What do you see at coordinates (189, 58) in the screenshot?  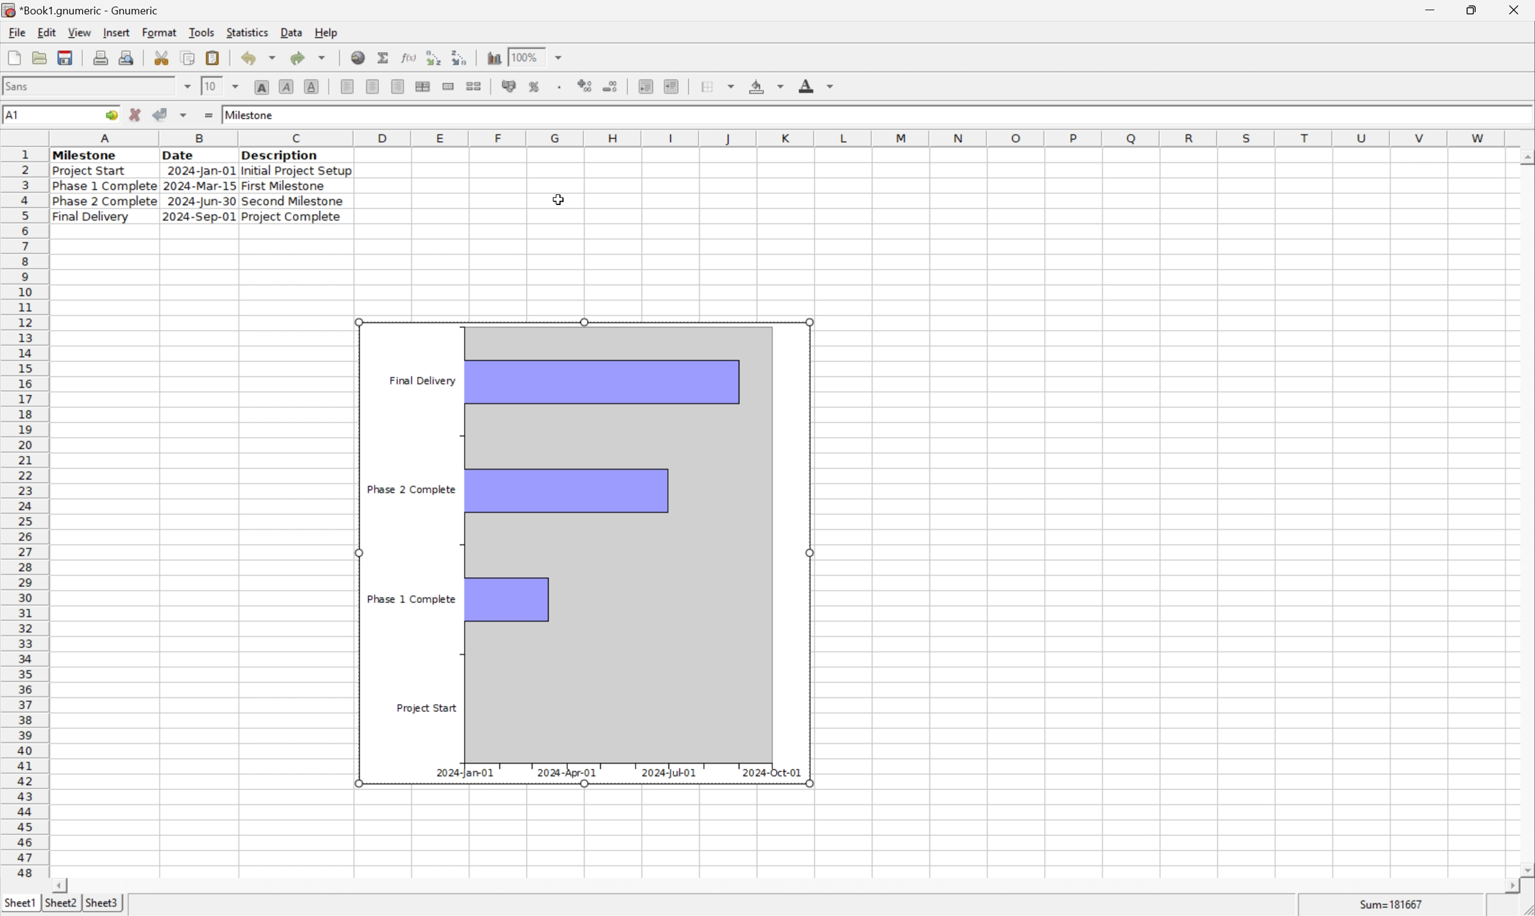 I see `copy from selection` at bounding box center [189, 58].